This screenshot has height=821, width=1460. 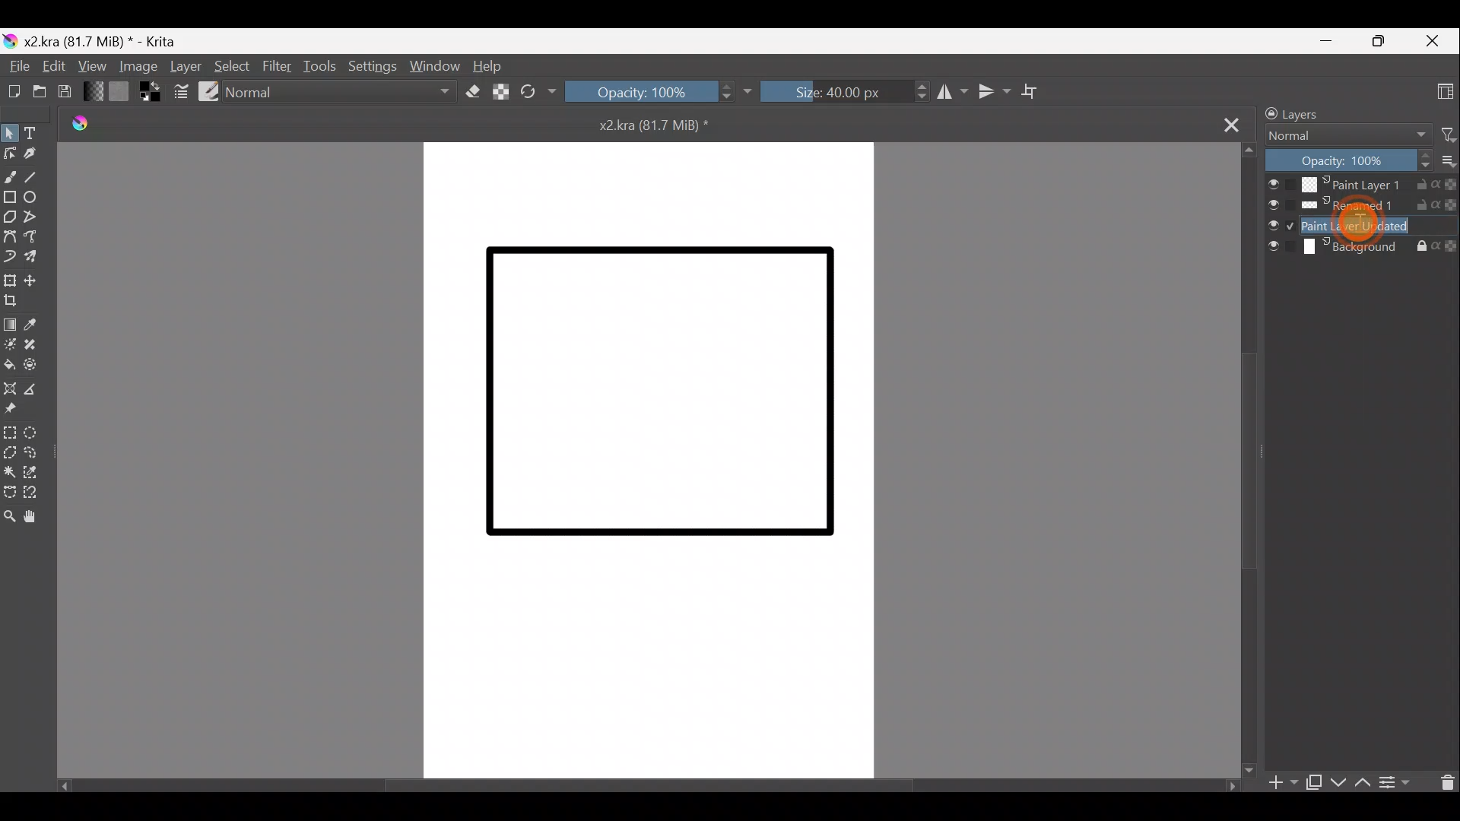 I want to click on Freehand brush tool, so click(x=10, y=174).